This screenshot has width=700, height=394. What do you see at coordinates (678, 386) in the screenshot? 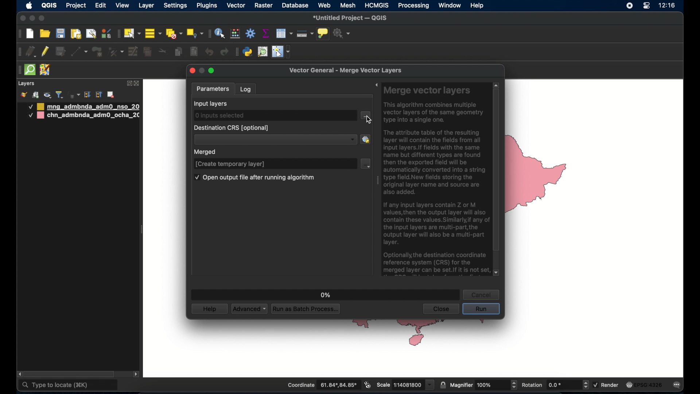
I see `messages` at bounding box center [678, 386].